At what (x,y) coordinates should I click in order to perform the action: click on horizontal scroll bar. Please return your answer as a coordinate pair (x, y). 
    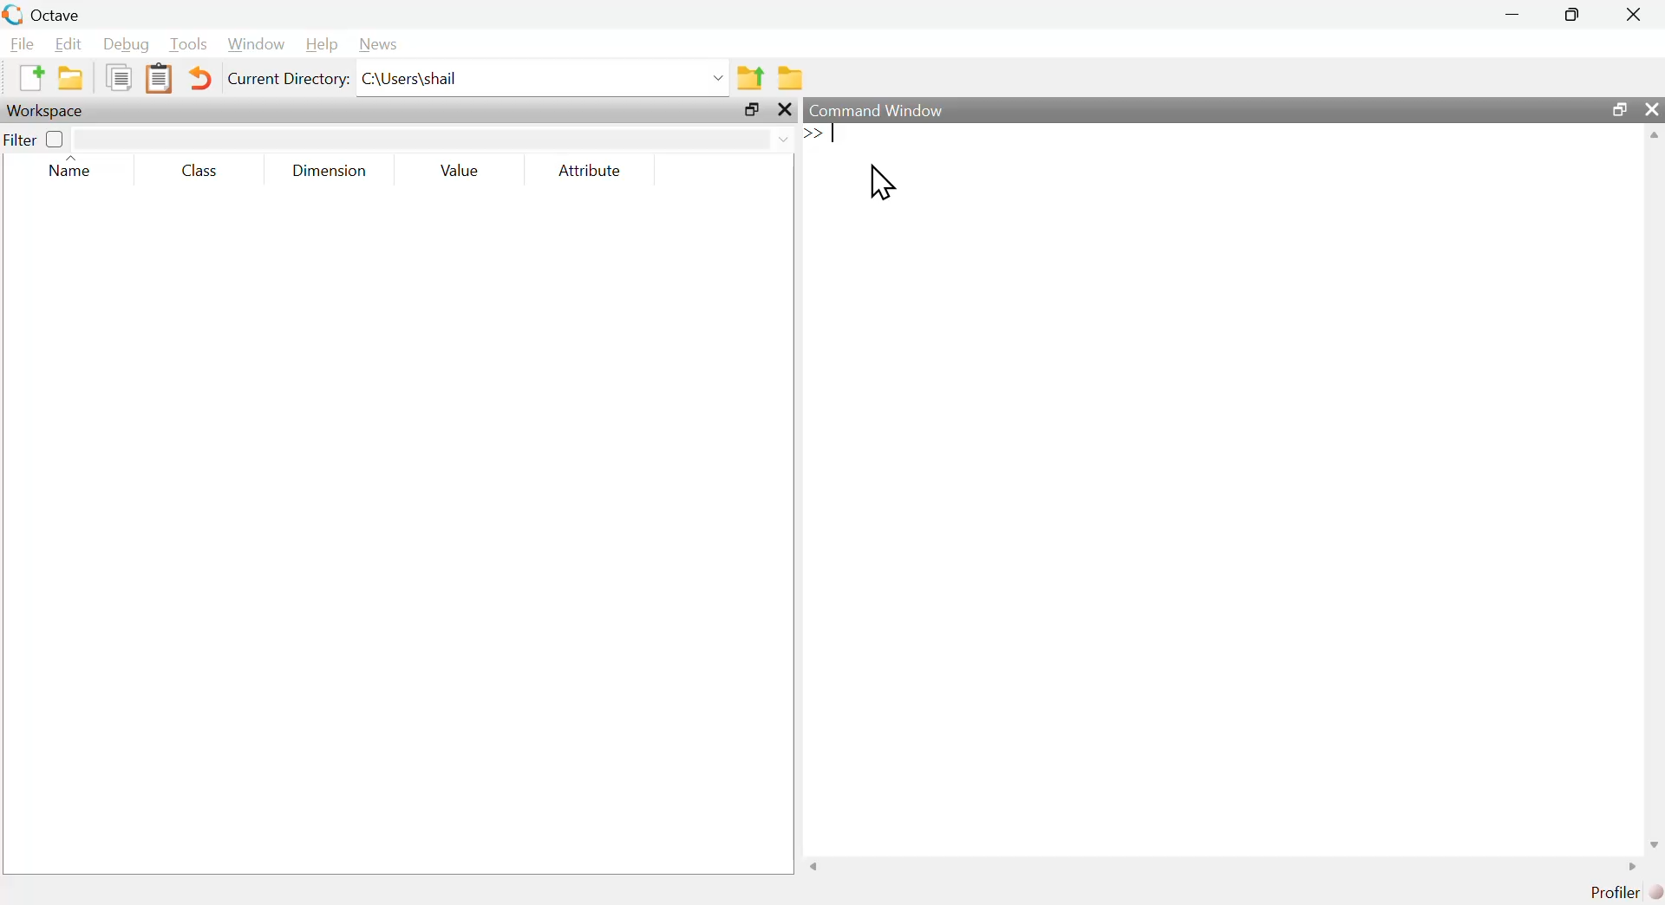
    Looking at the image, I should click on (1224, 866).